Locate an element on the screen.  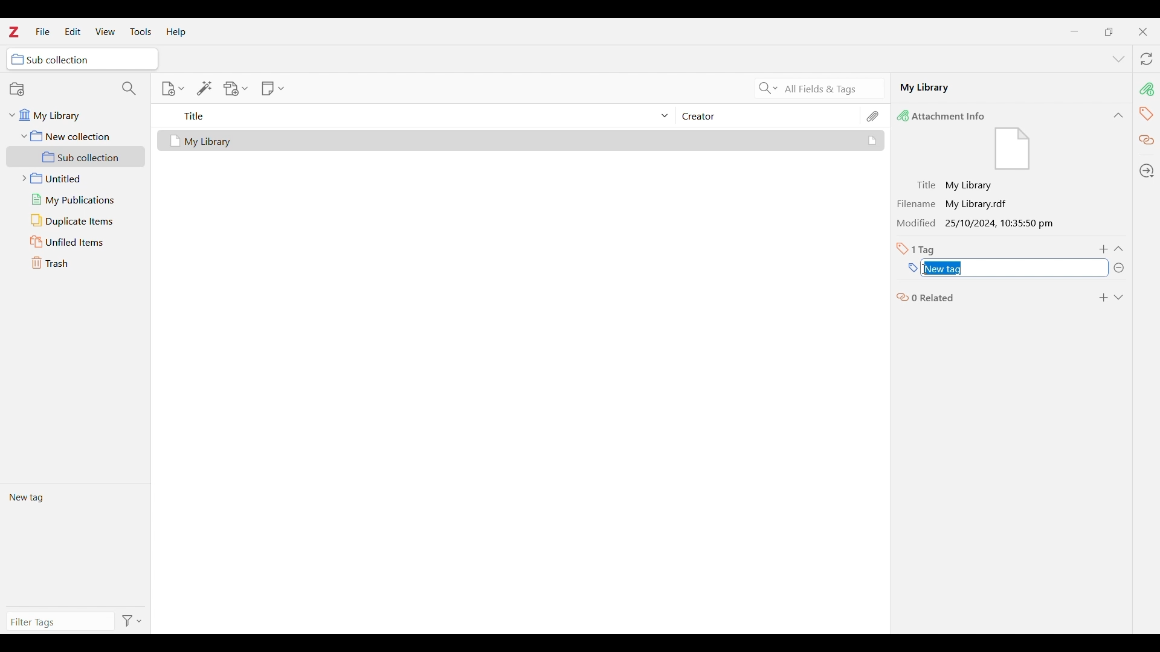
Trash folder is located at coordinates (76, 263).